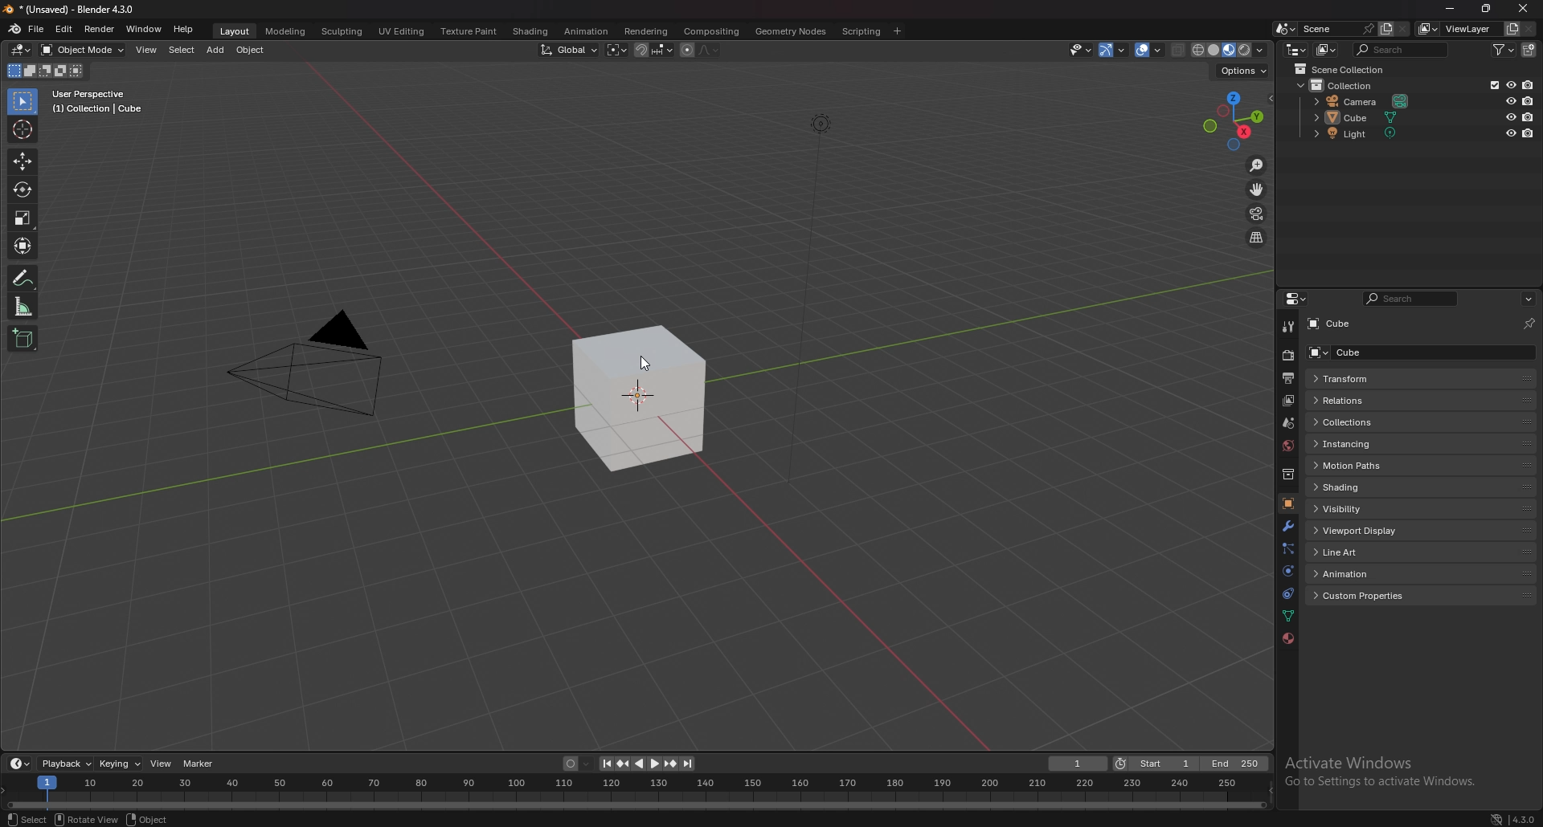 The image size is (1543, 827). What do you see at coordinates (616, 50) in the screenshot?
I see `transform pivot point` at bounding box center [616, 50].